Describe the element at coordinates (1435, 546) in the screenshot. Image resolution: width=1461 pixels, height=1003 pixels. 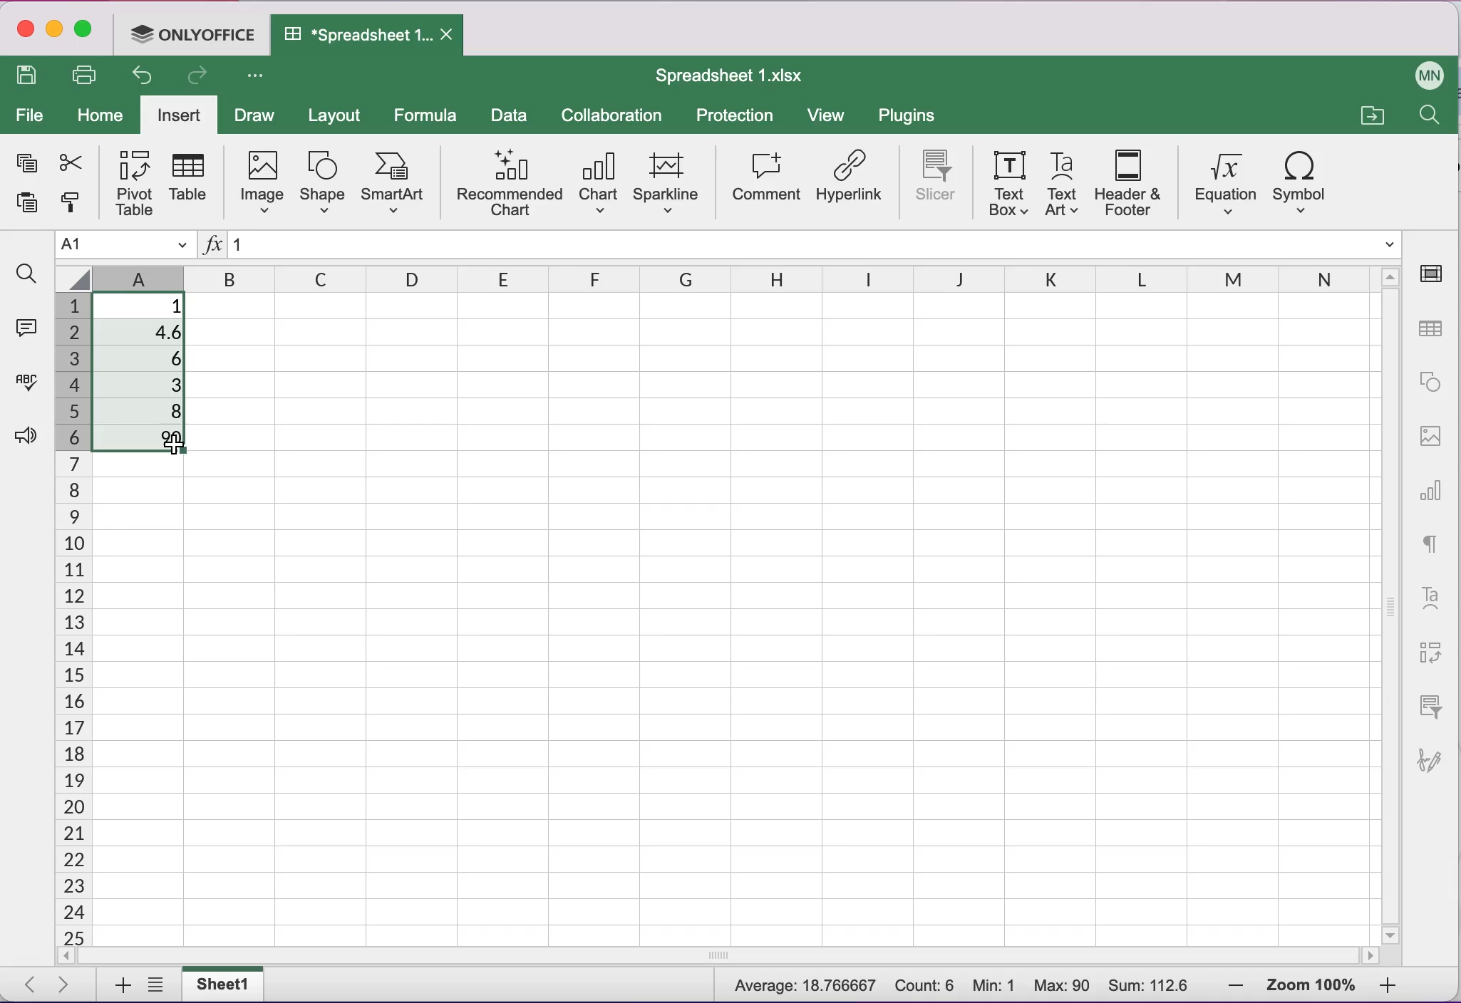
I see `text` at that location.